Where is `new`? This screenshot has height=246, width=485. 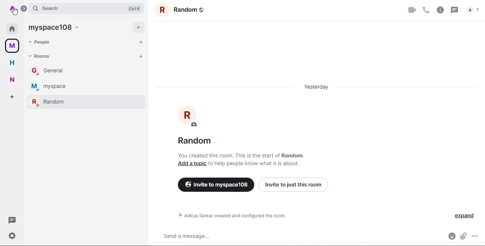
new is located at coordinates (13, 79).